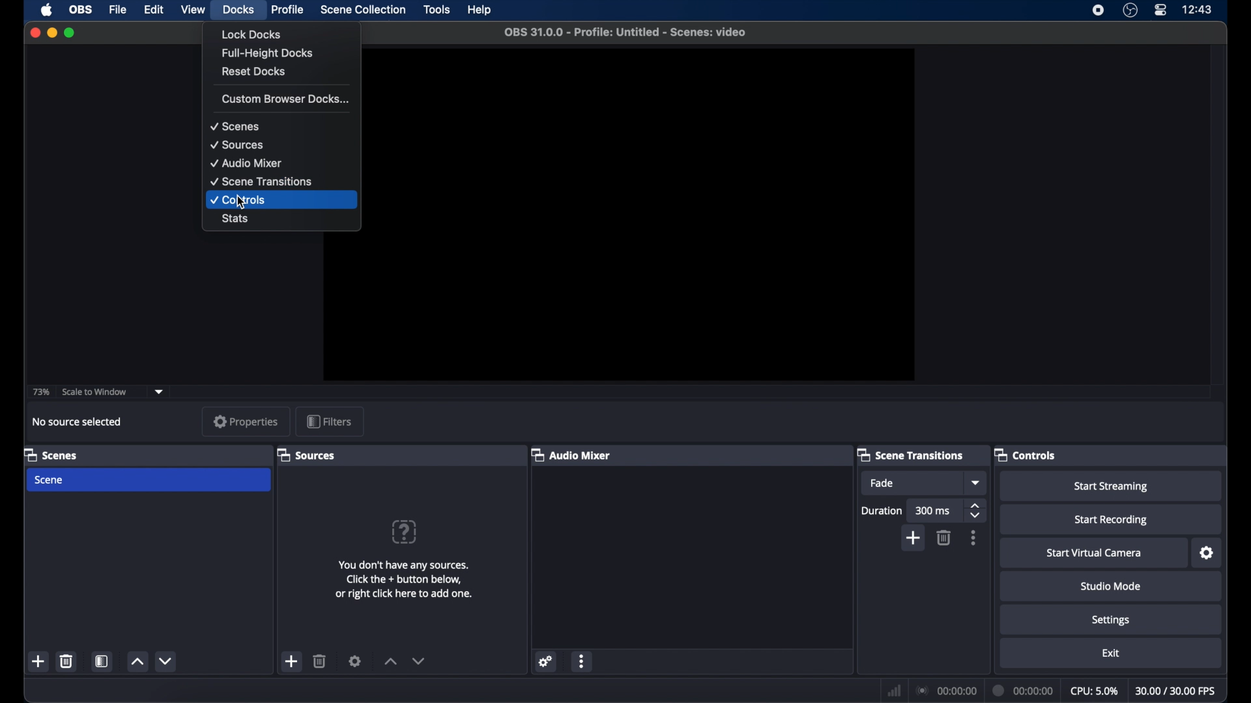  I want to click on properties, so click(246, 421).